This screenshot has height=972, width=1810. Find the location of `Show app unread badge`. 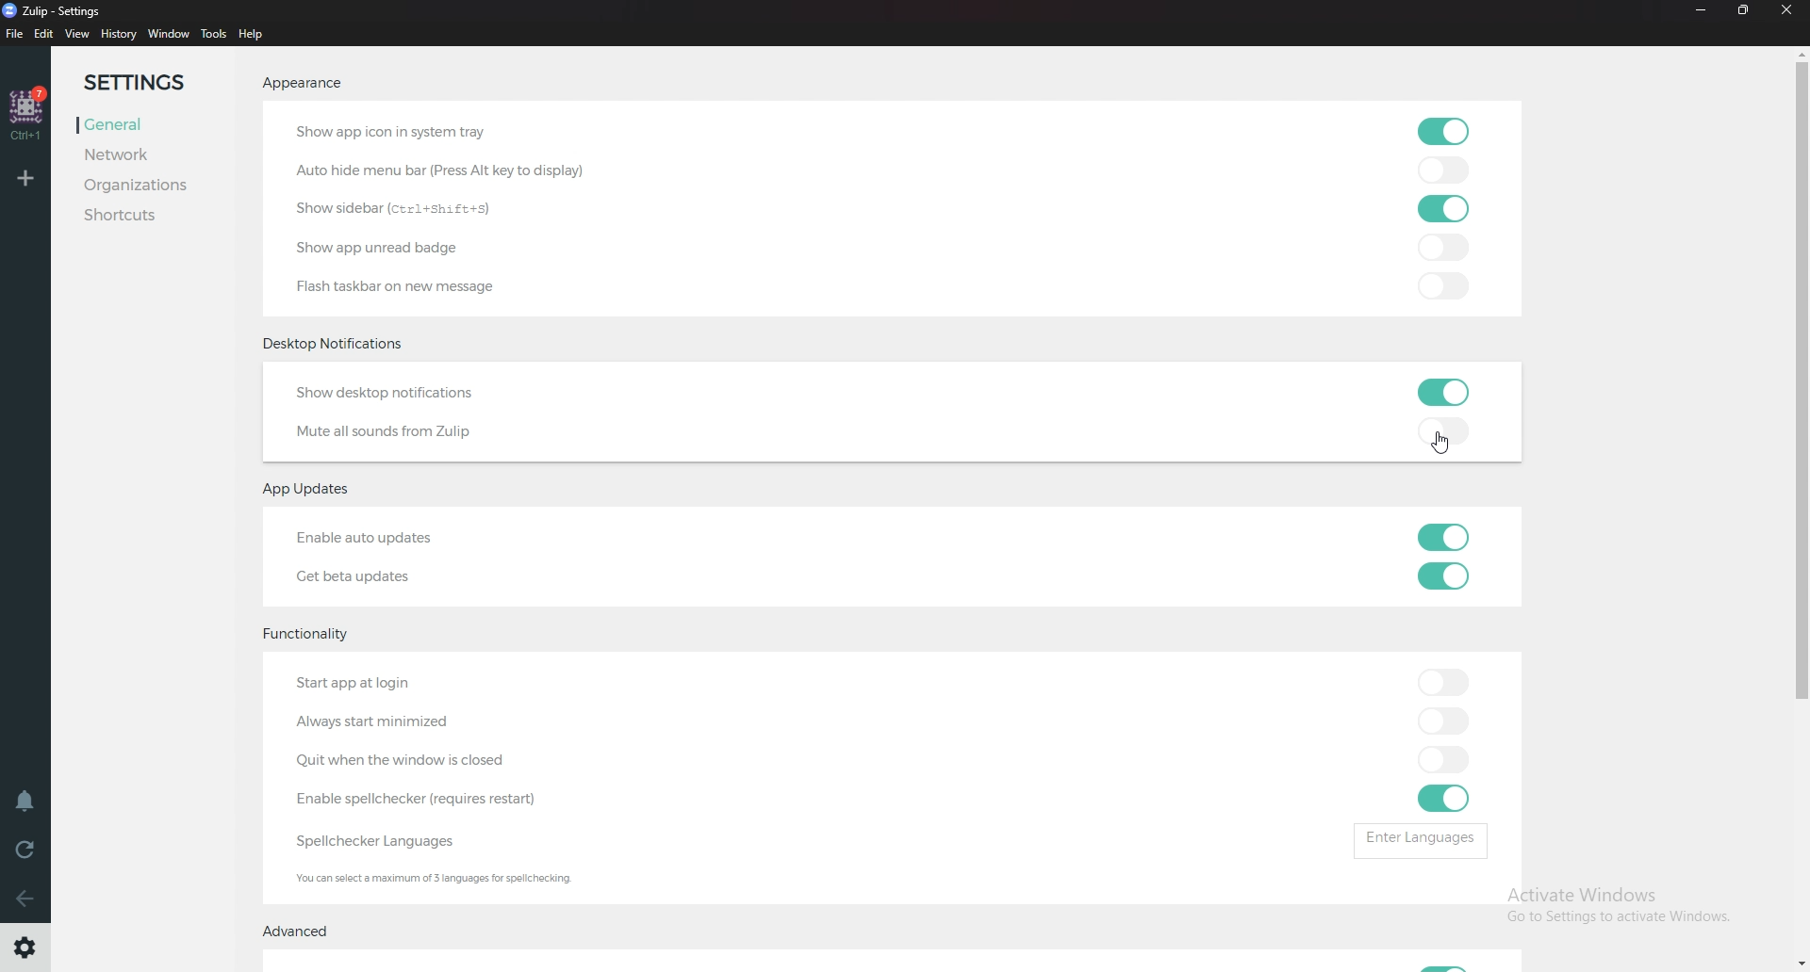

Show app unread badge is located at coordinates (395, 245).